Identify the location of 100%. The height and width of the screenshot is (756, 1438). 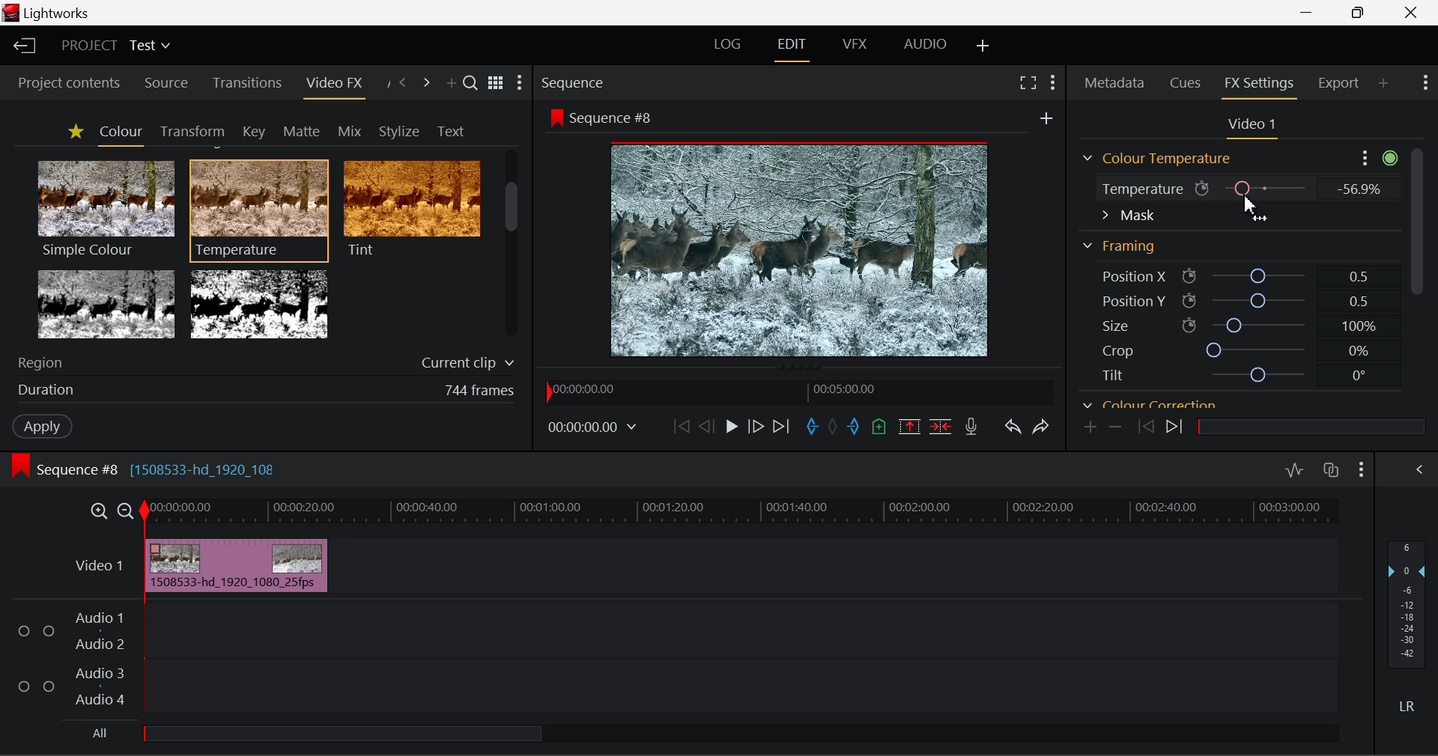
(1359, 328).